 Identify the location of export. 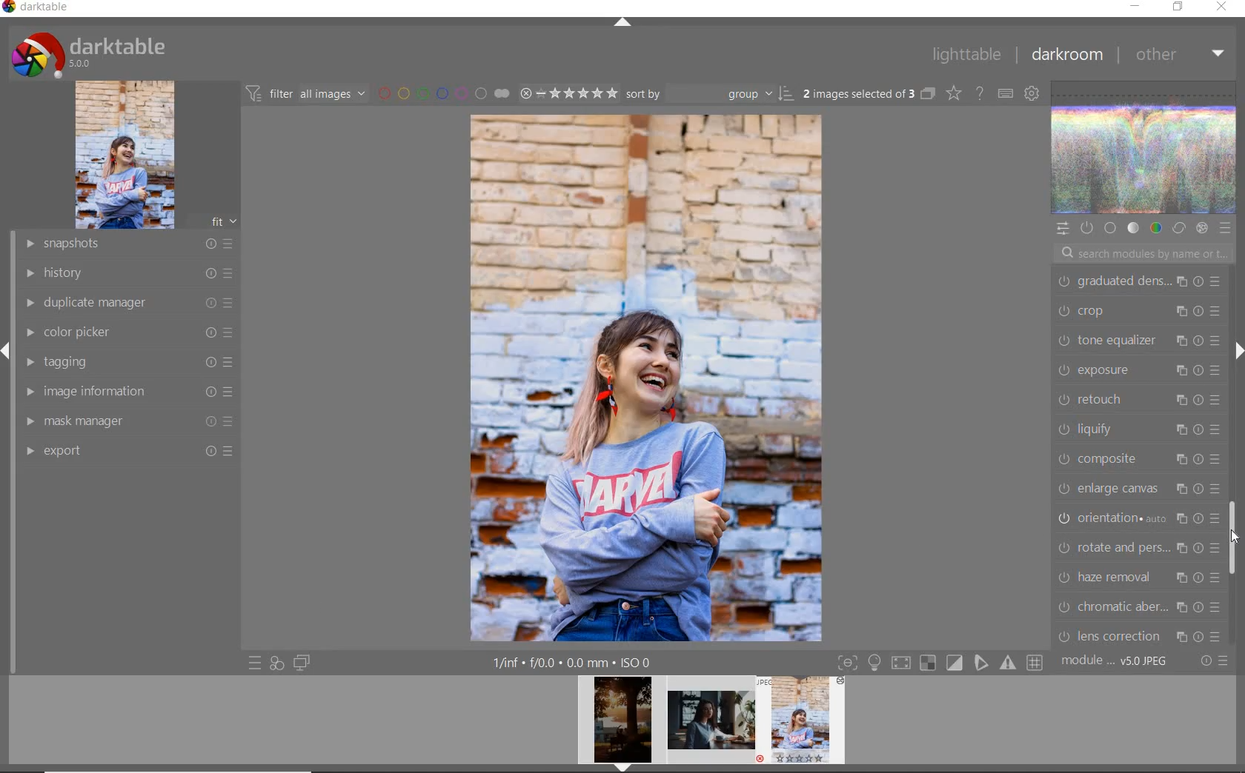
(127, 450).